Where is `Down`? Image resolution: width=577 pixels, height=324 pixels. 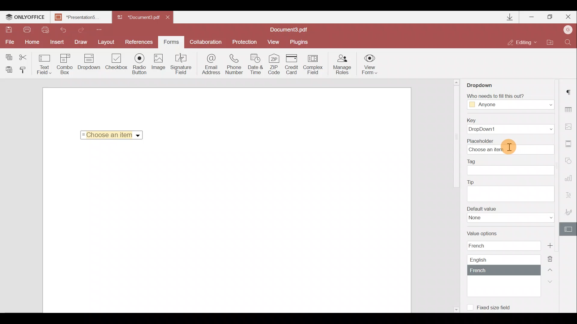
Down is located at coordinates (552, 281).